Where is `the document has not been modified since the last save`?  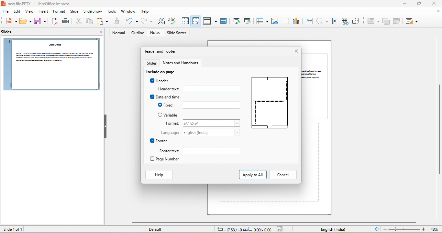
the document has not been modified since the last save is located at coordinates (281, 229).